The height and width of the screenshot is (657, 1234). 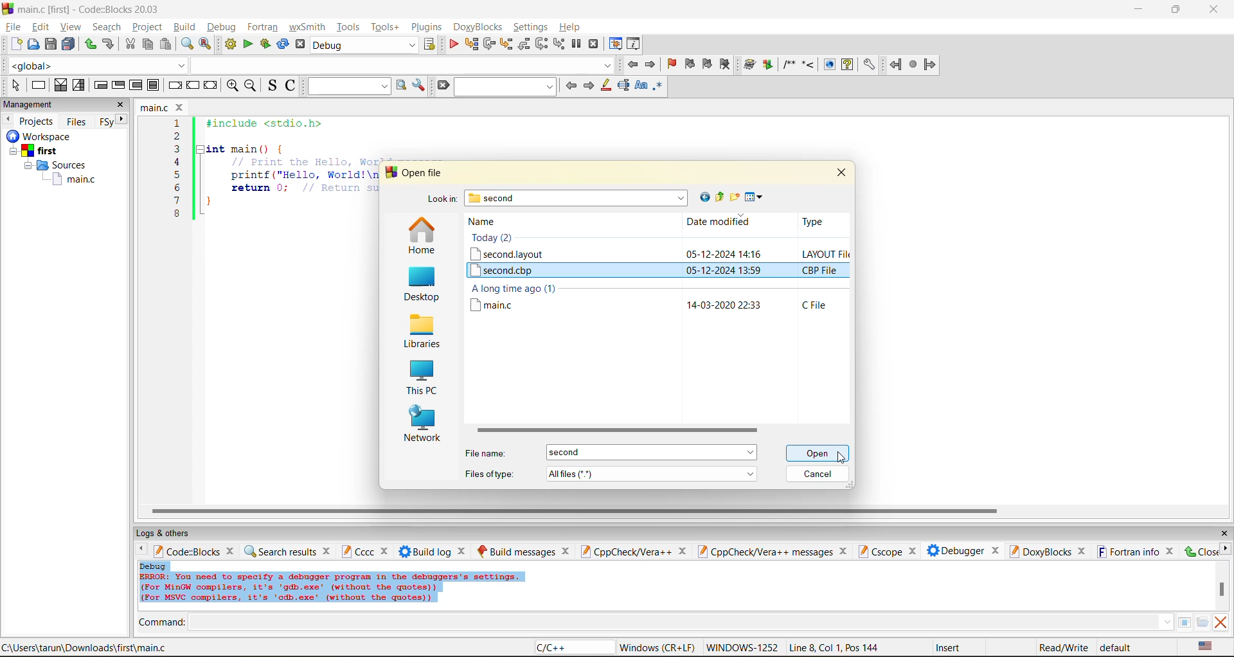 What do you see at coordinates (652, 64) in the screenshot?
I see `jump forward` at bounding box center [652, 64].